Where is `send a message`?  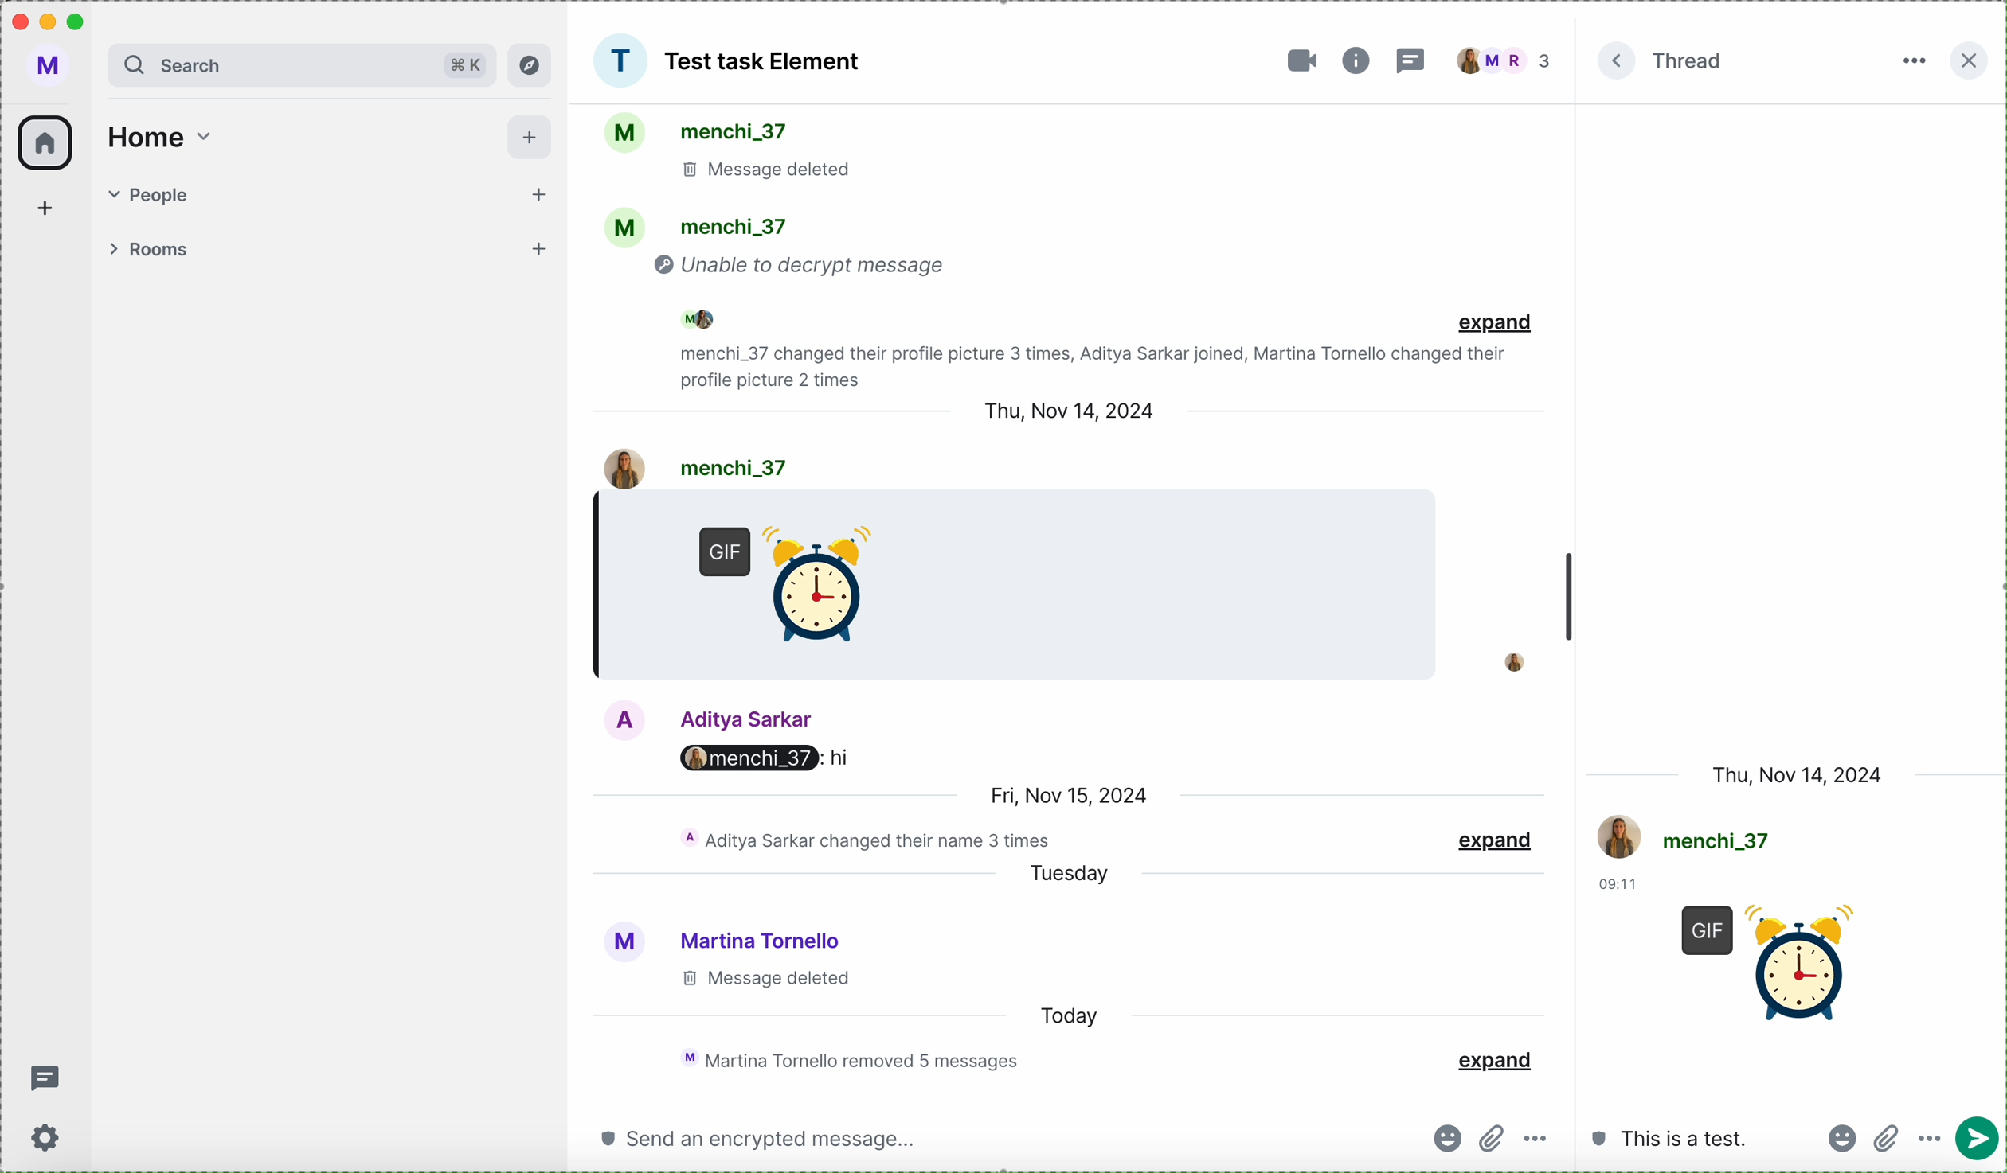 send a message is located at coordinates (757, 1137).